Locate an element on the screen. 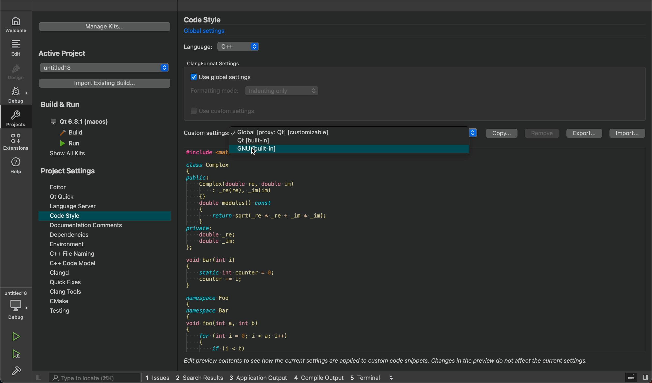 Image resolution: width=652 pixels, height=383 pixels. Dependencies  is located at coordinates (82, 235).